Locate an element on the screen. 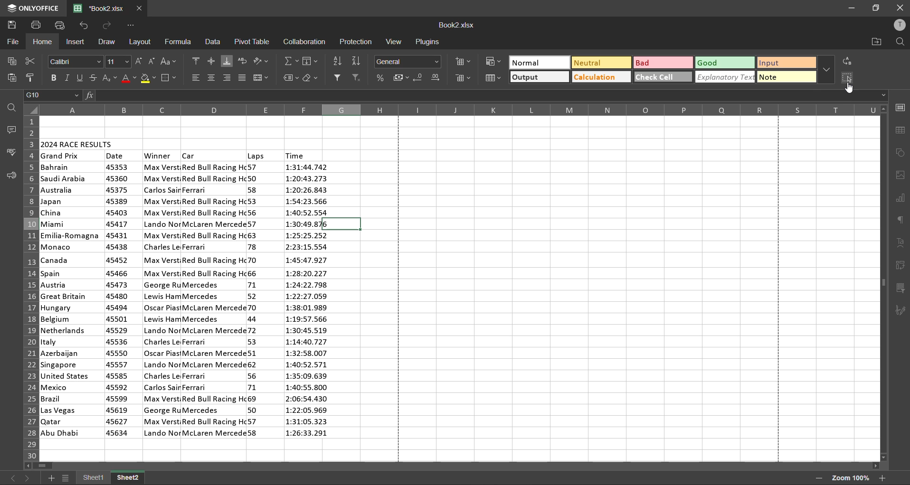 The image size is (910, 485).  is located at coordinates (192, 156).